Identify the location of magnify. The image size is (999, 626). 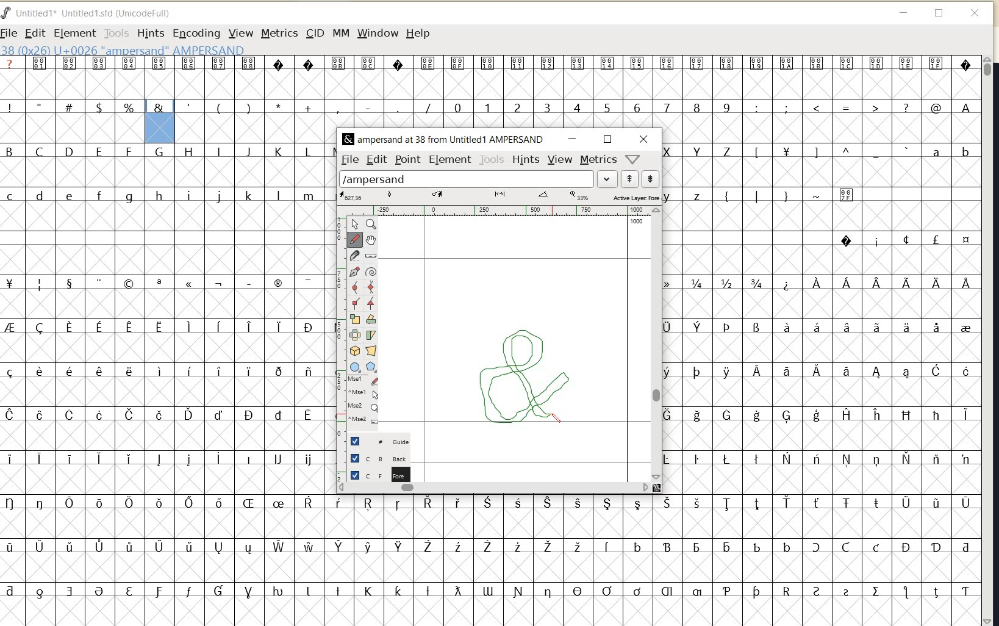
(372, 225).